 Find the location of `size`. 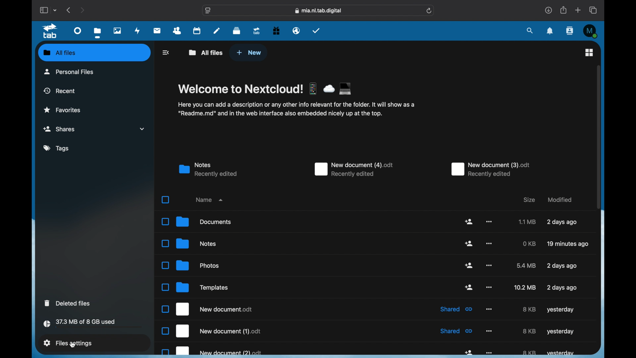

size is located at coordinates (530, 353).